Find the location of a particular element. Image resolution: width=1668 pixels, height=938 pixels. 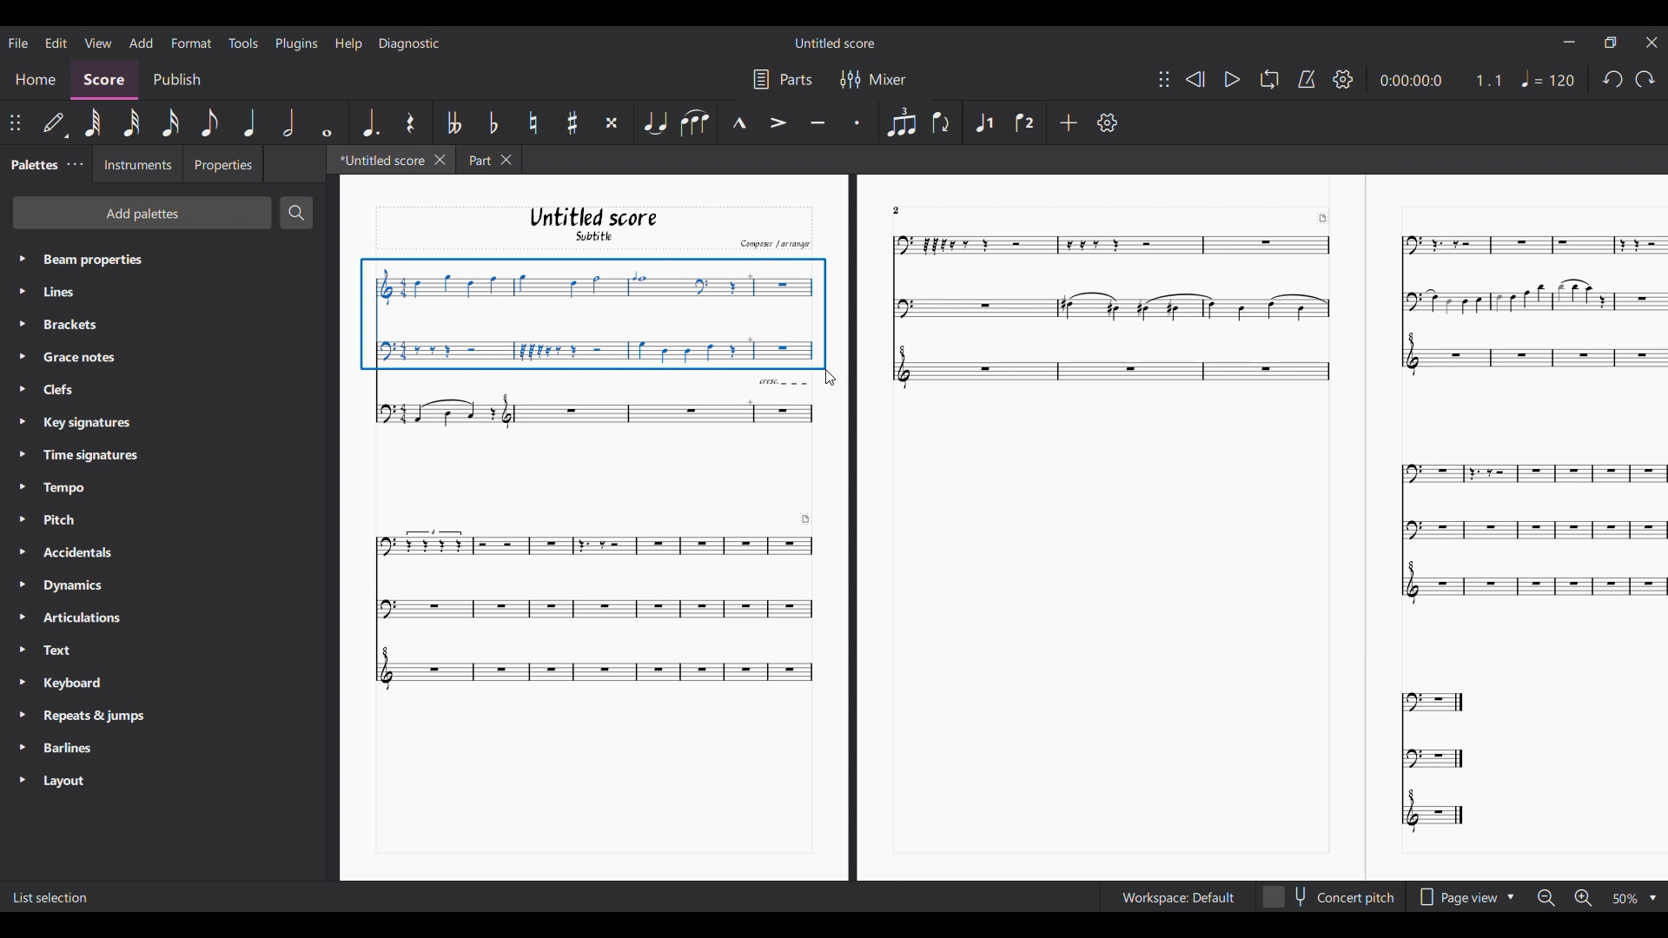

Current duration and ratio is located at coordinates (1441, 80).